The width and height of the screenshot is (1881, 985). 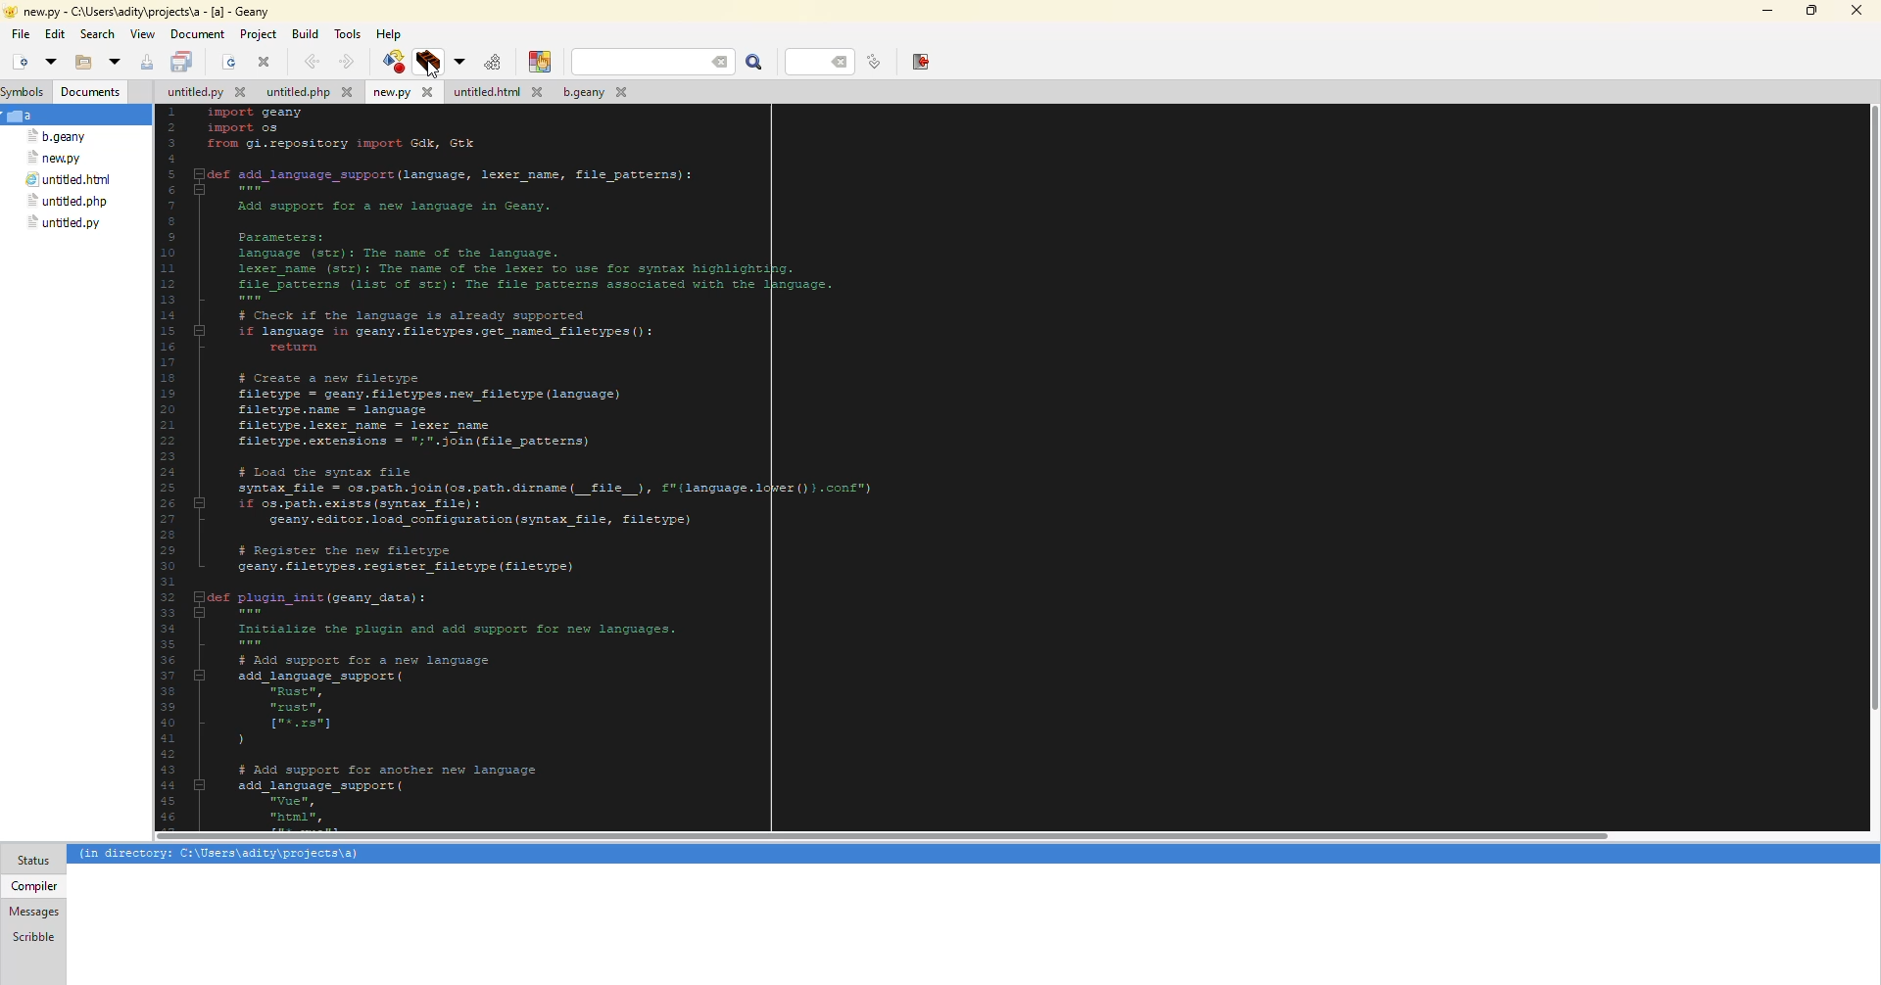 I want to click on view, so click(x=143, y=34).